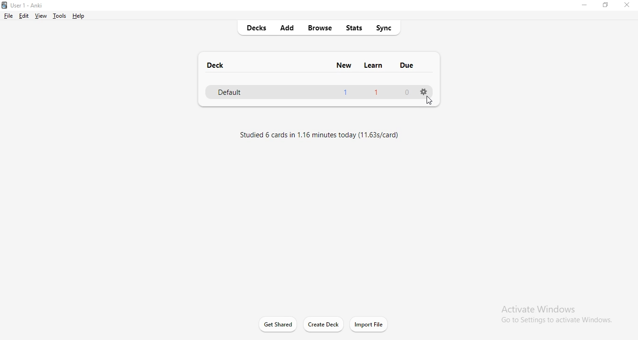  Describe the element at coordinates (423, 91) in the screenshot. I see `settings` at that location.